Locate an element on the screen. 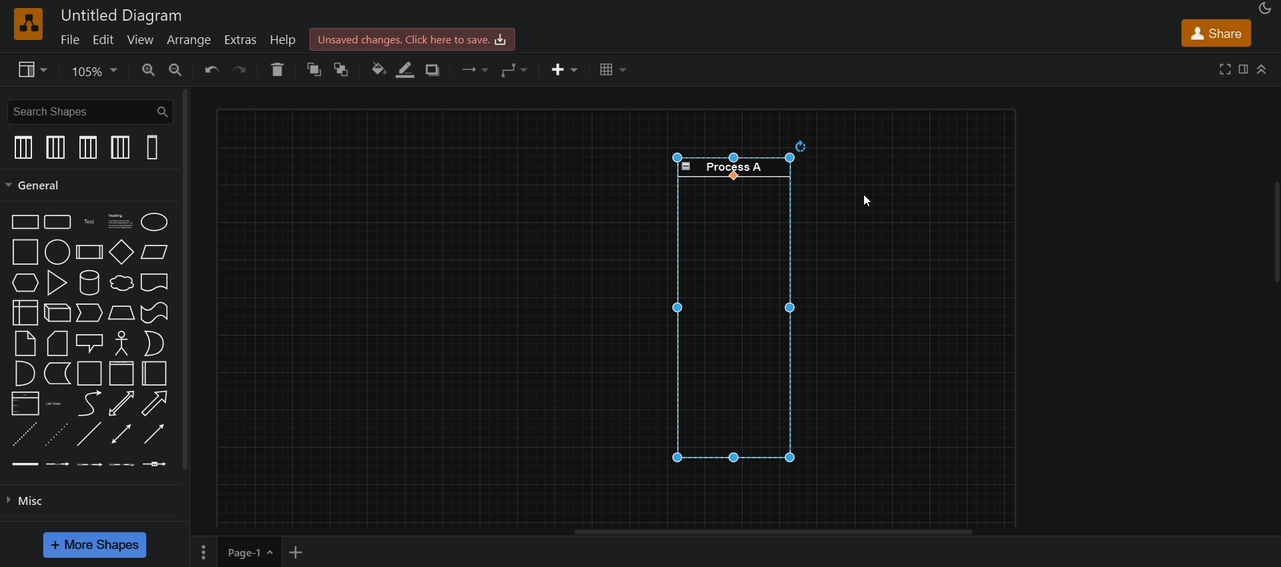  add new page is located at coordinates (305, 551).